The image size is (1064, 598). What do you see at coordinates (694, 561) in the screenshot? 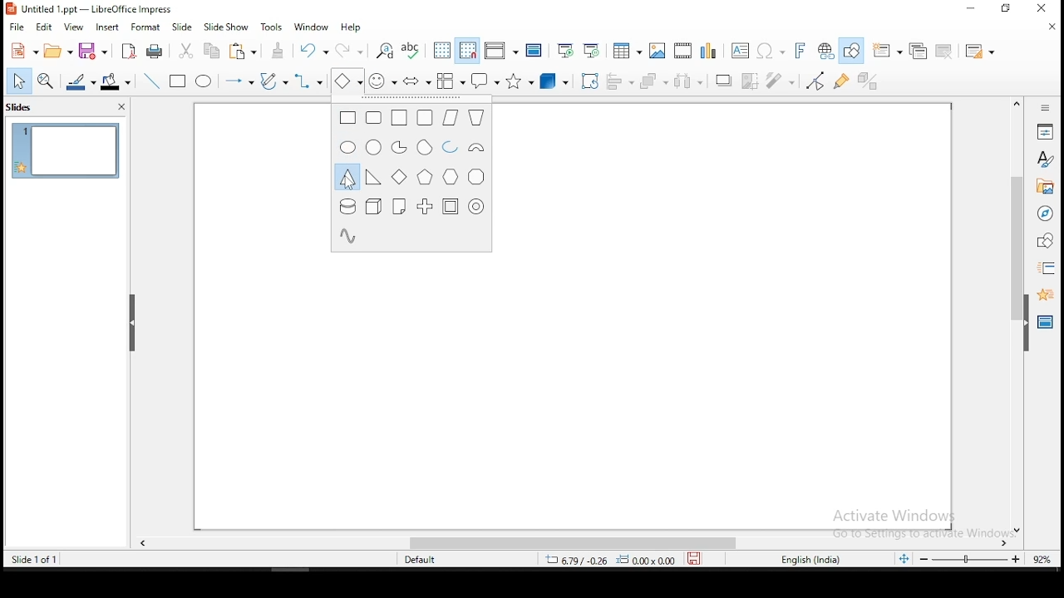
I see `save` at bounding box center [694, 561].